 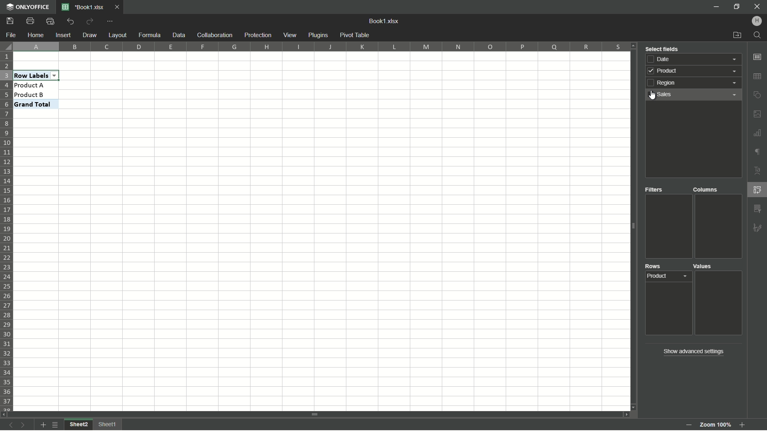 I want to click on Pivot table with product and sales field, so click(x=66, y=90).